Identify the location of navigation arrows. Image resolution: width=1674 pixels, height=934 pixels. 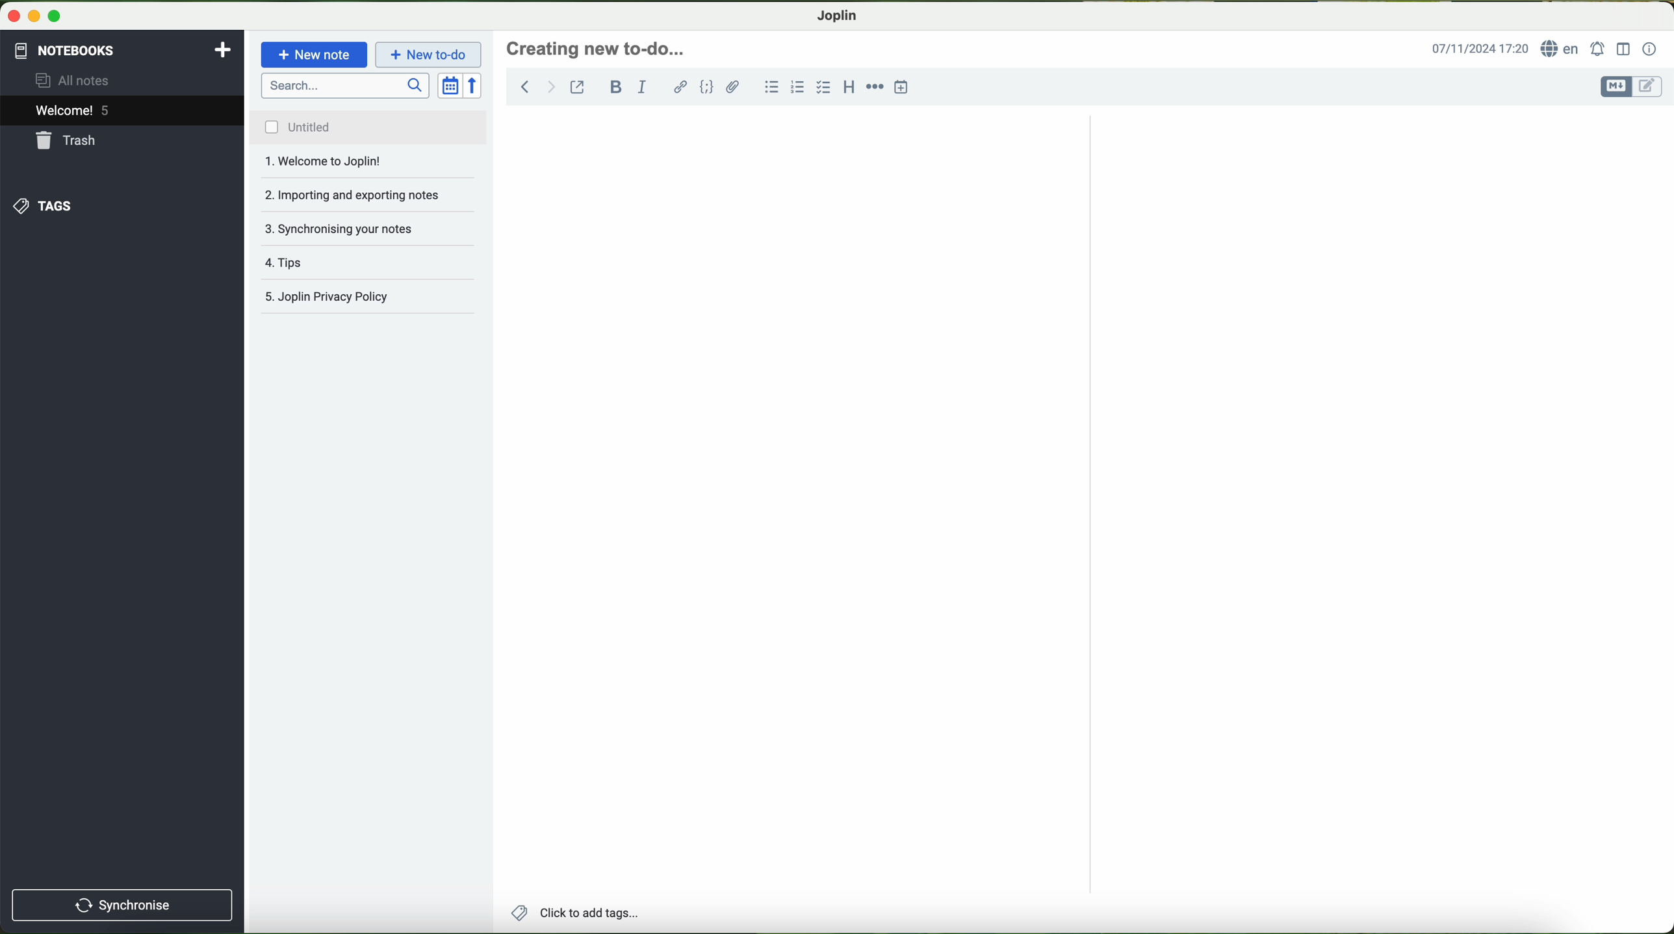
(535, 86).